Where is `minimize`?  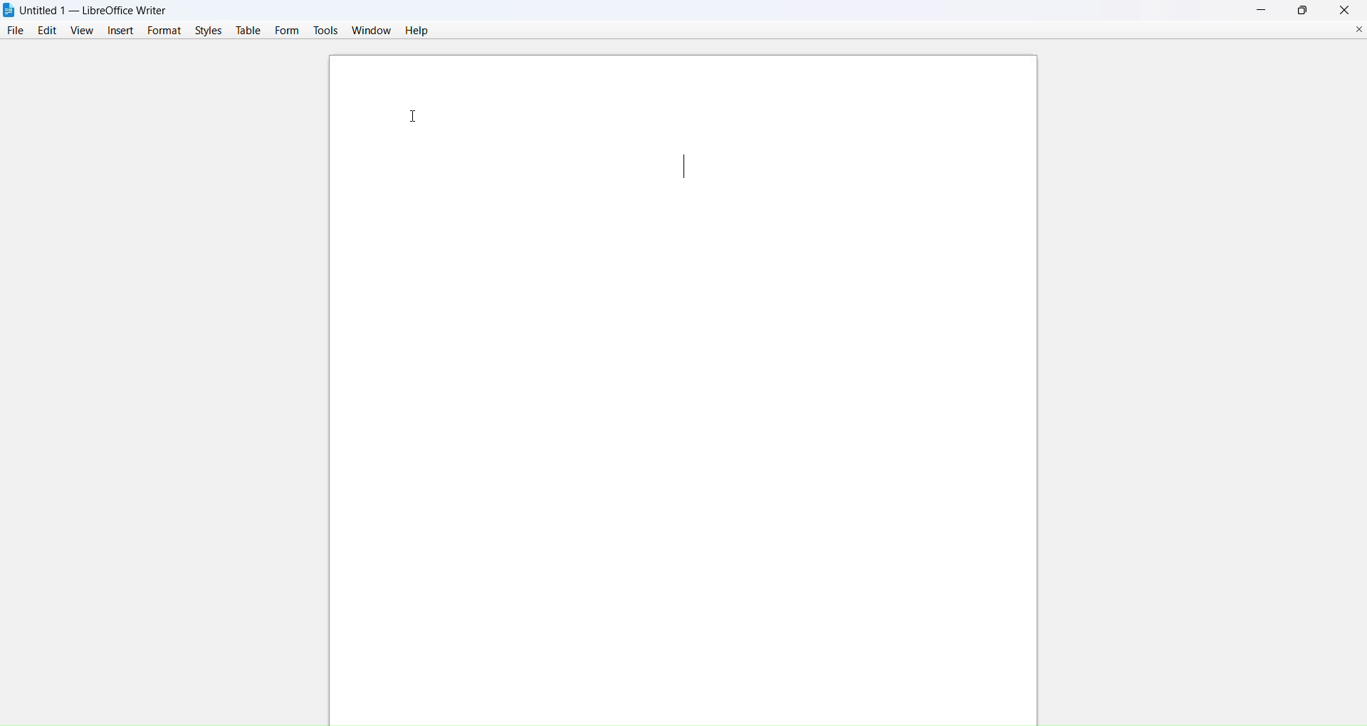
minimize is located at coordinates (1264, 10).